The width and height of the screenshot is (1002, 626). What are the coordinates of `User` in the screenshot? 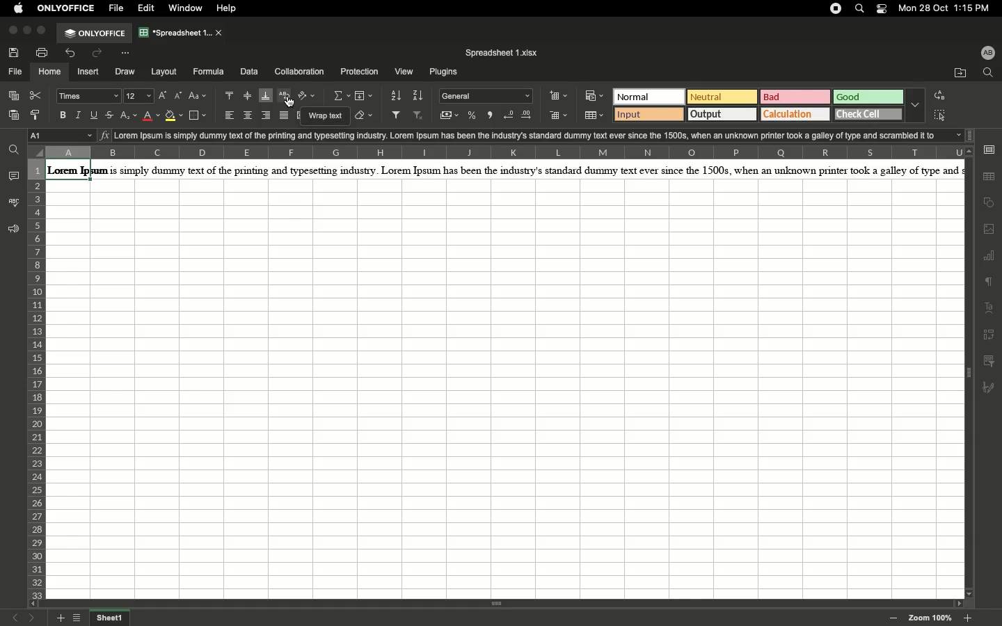 It's located at (989, 54).